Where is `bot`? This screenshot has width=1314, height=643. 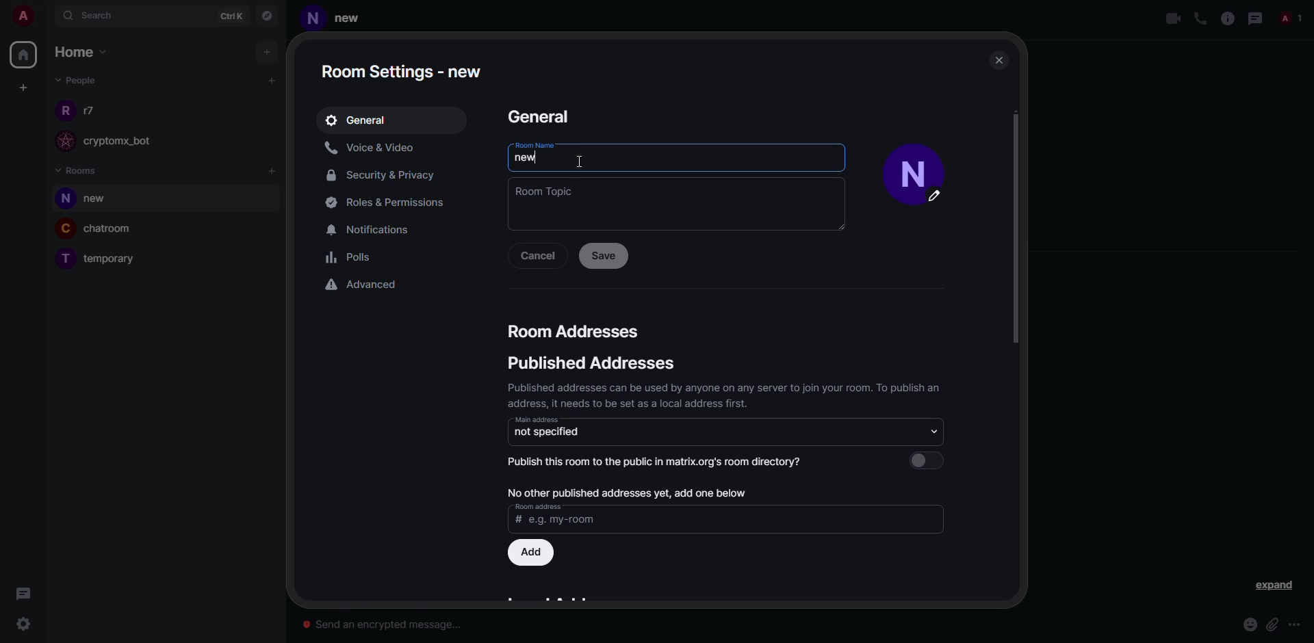 bot is located at coordinates (131, 142).